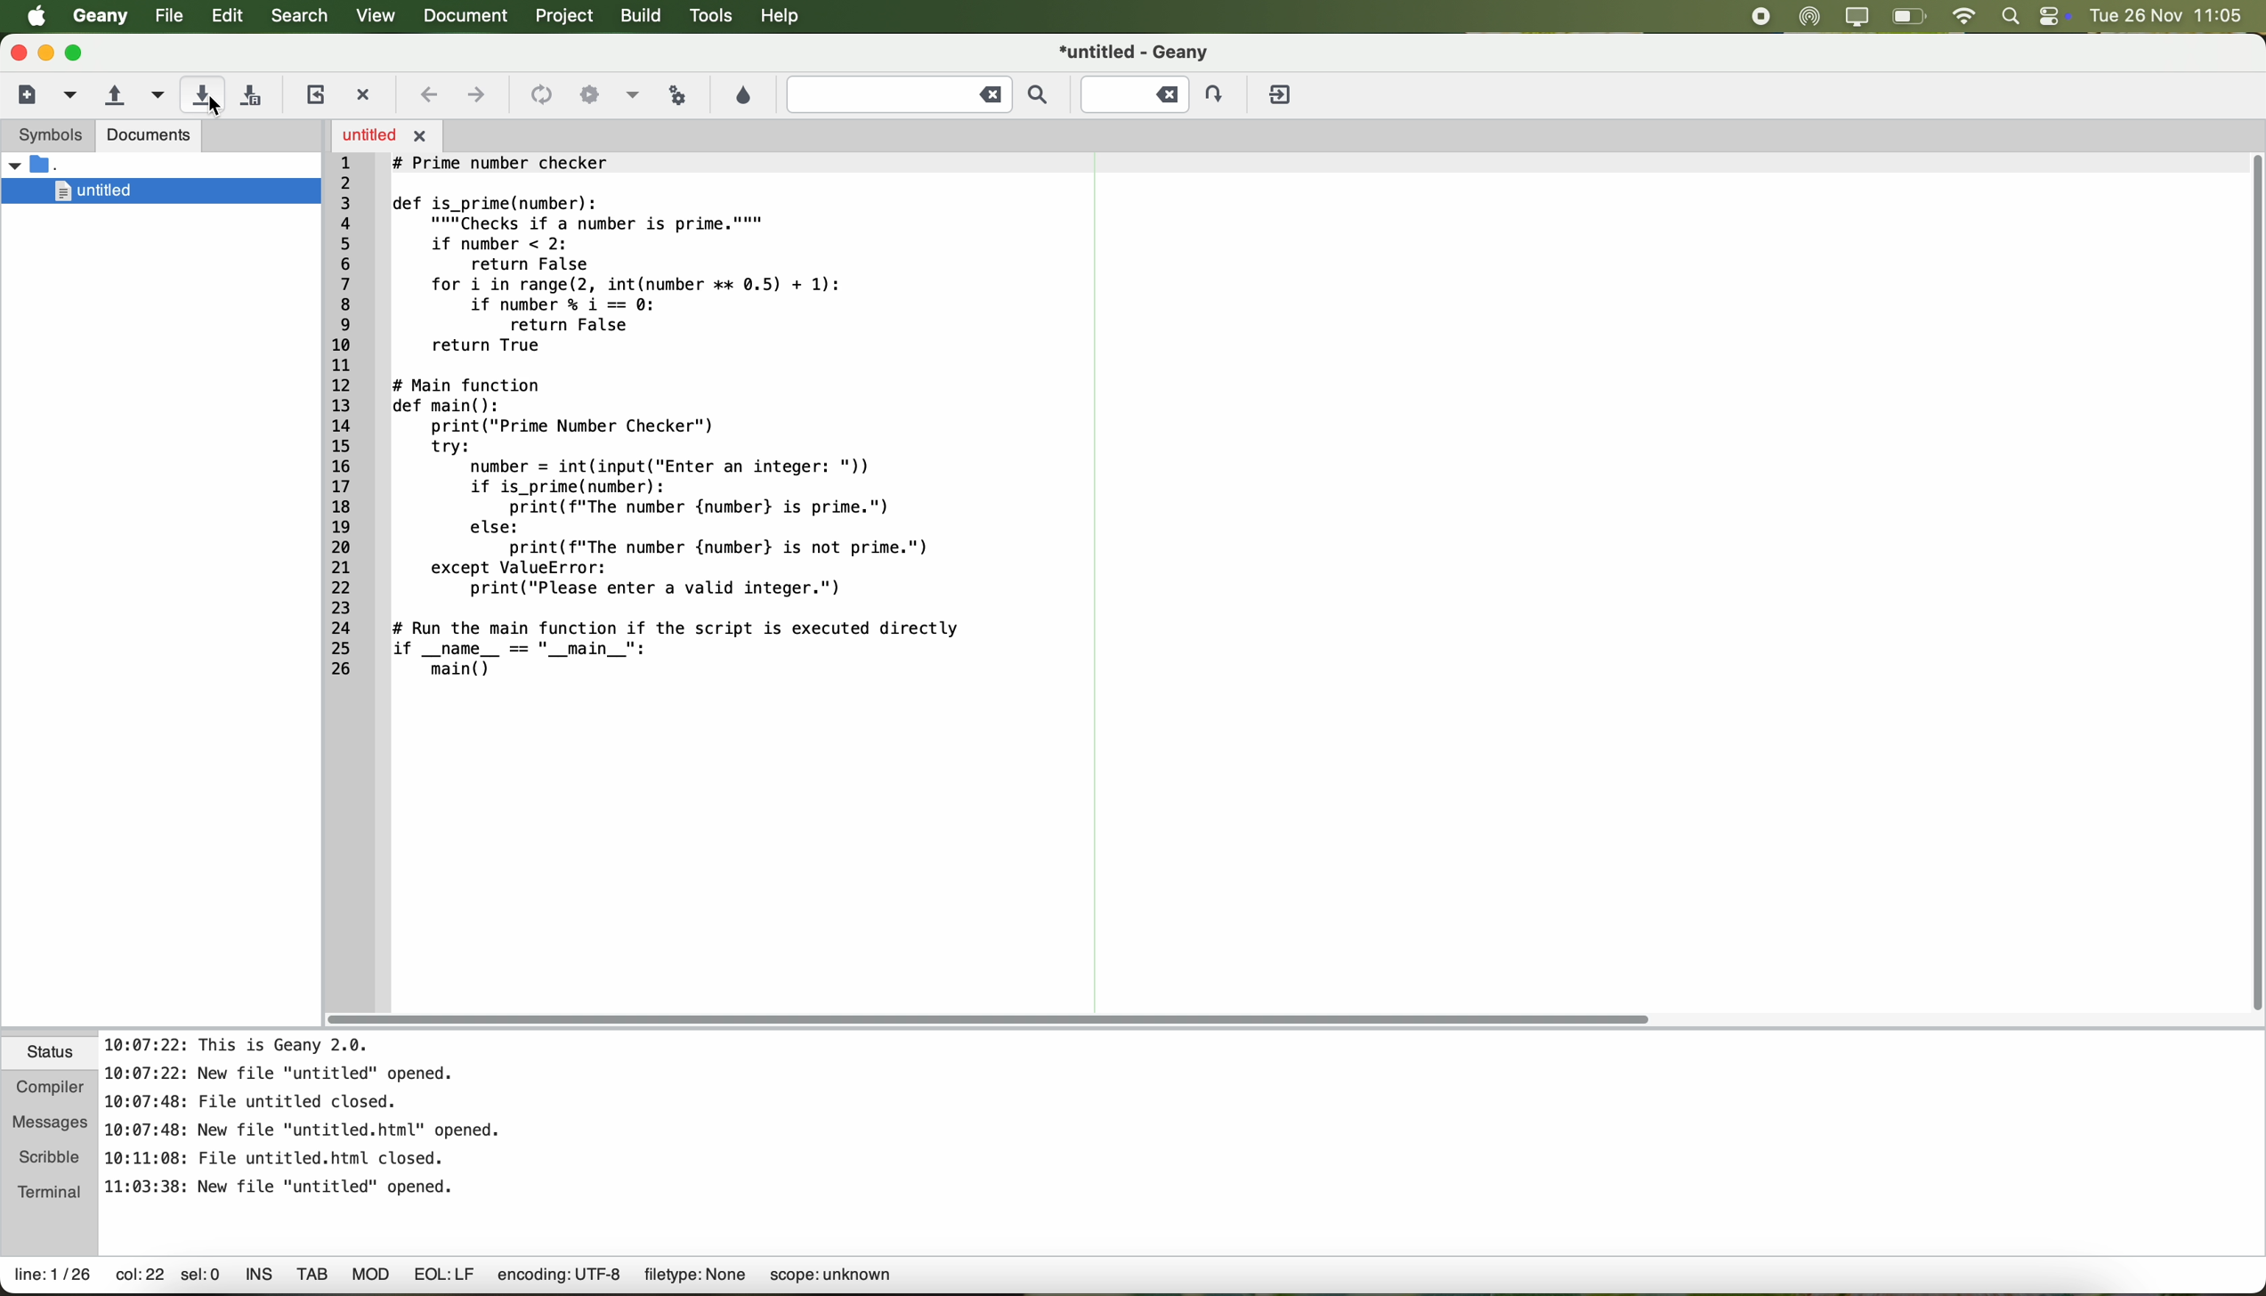 The image size is (2266, 1296). What do you see at coordinates (166, 16) in the screenshot?
I see `file` at bounding box center [166, 16].